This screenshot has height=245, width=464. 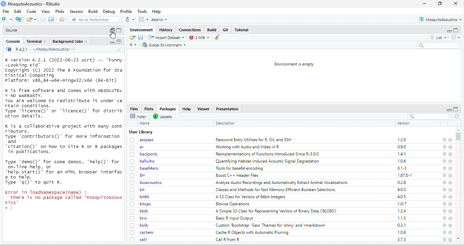 I want to click on 3.7.3, so click(x=402, y=239).